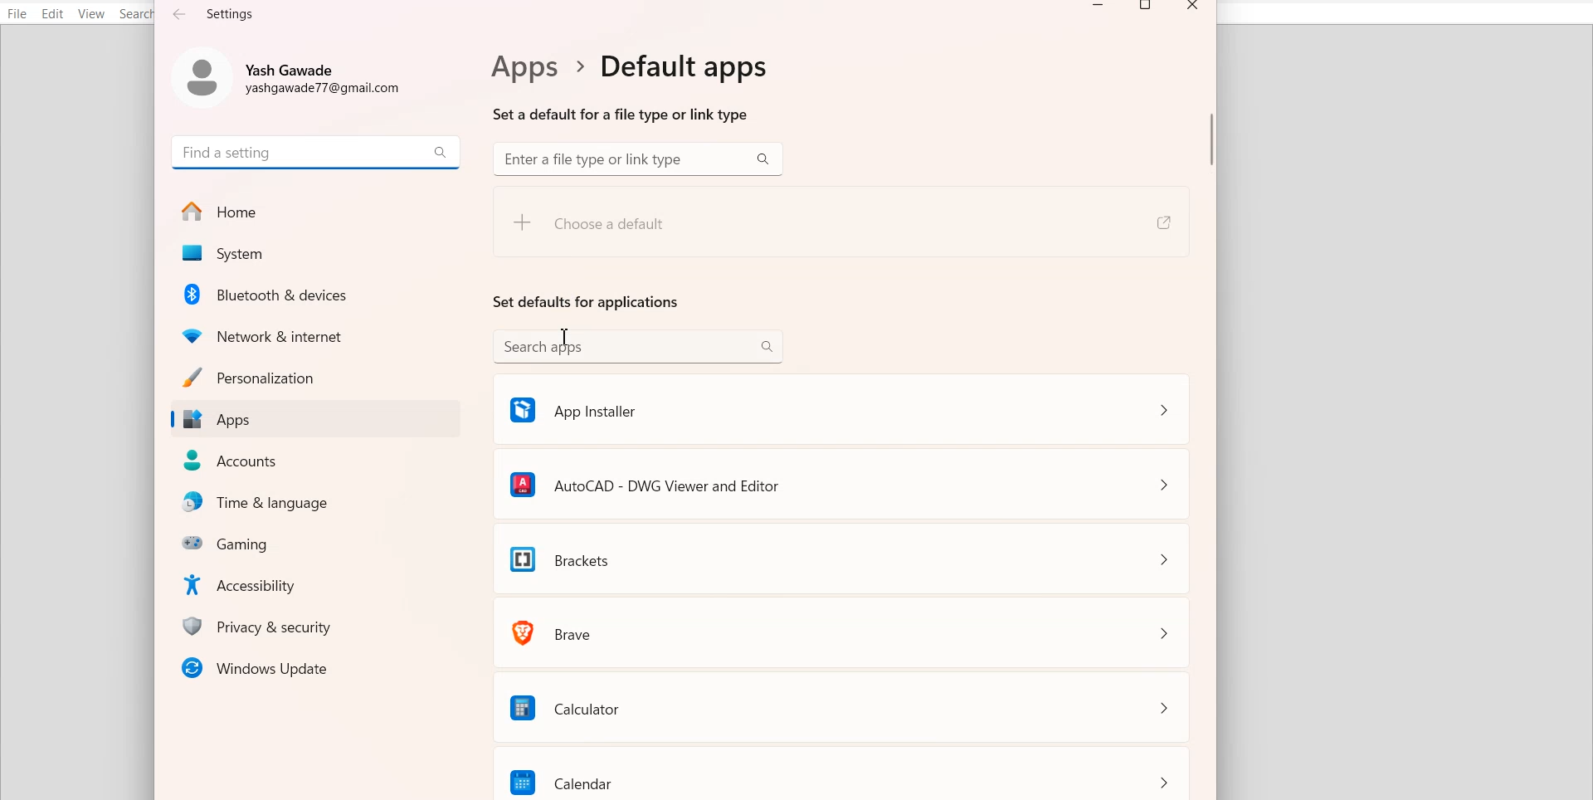 The image size is (1593, 800). Describe the element at coordinates (845, 705) in the screenshot. I see `Calculator` at that location.